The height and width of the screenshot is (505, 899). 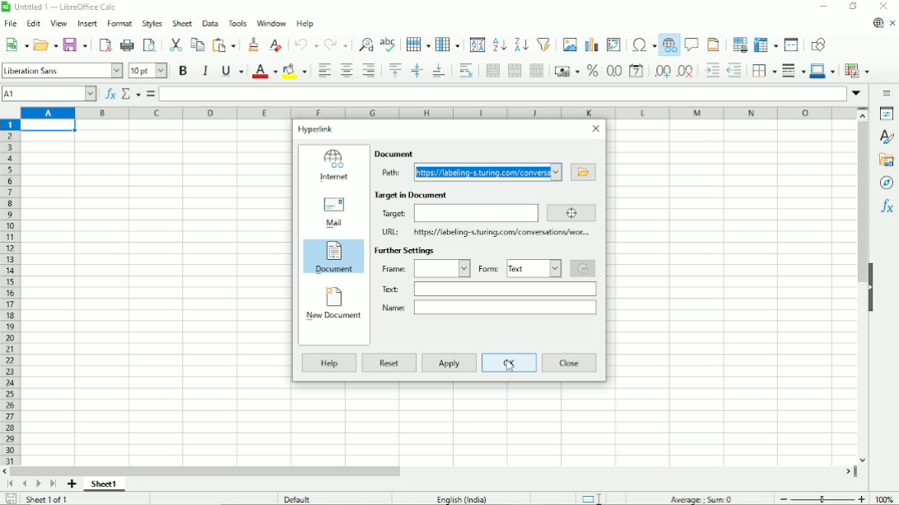 What do you see at coordinates (537, 70) in the screenshot?
I see `Unmerge cells` at bounding box center [537, 70].